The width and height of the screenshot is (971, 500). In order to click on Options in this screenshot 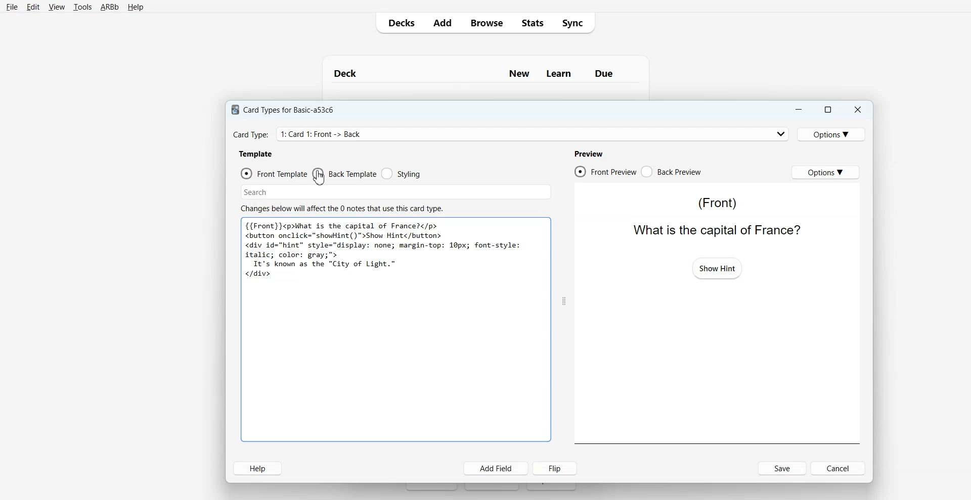, I will do `click(825, 172)`.